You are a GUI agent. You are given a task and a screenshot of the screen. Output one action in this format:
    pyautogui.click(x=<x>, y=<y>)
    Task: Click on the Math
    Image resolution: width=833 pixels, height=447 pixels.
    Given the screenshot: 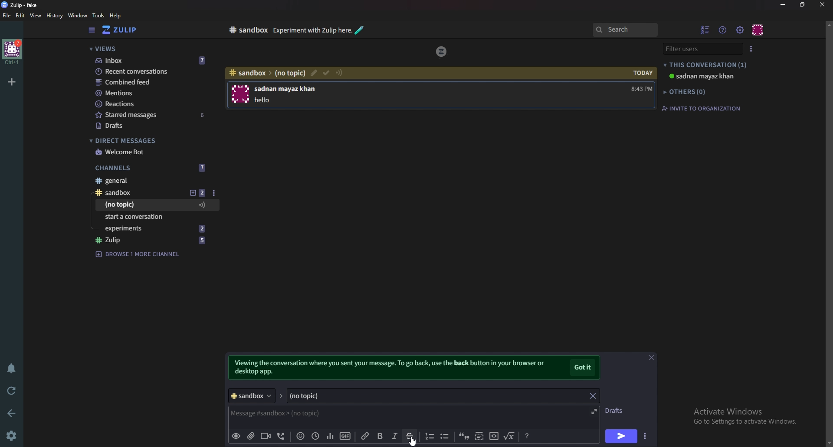 What is the action you would take?
    pyautogui.click(x=511, y=437)
    